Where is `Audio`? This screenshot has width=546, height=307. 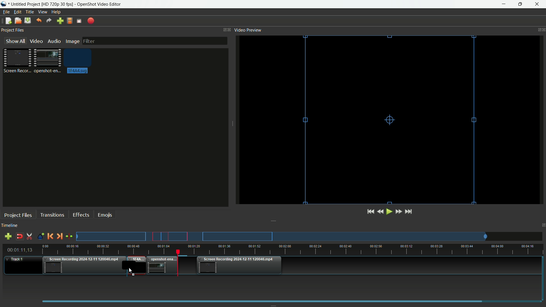 Audio is located at coordinates (54, 41).